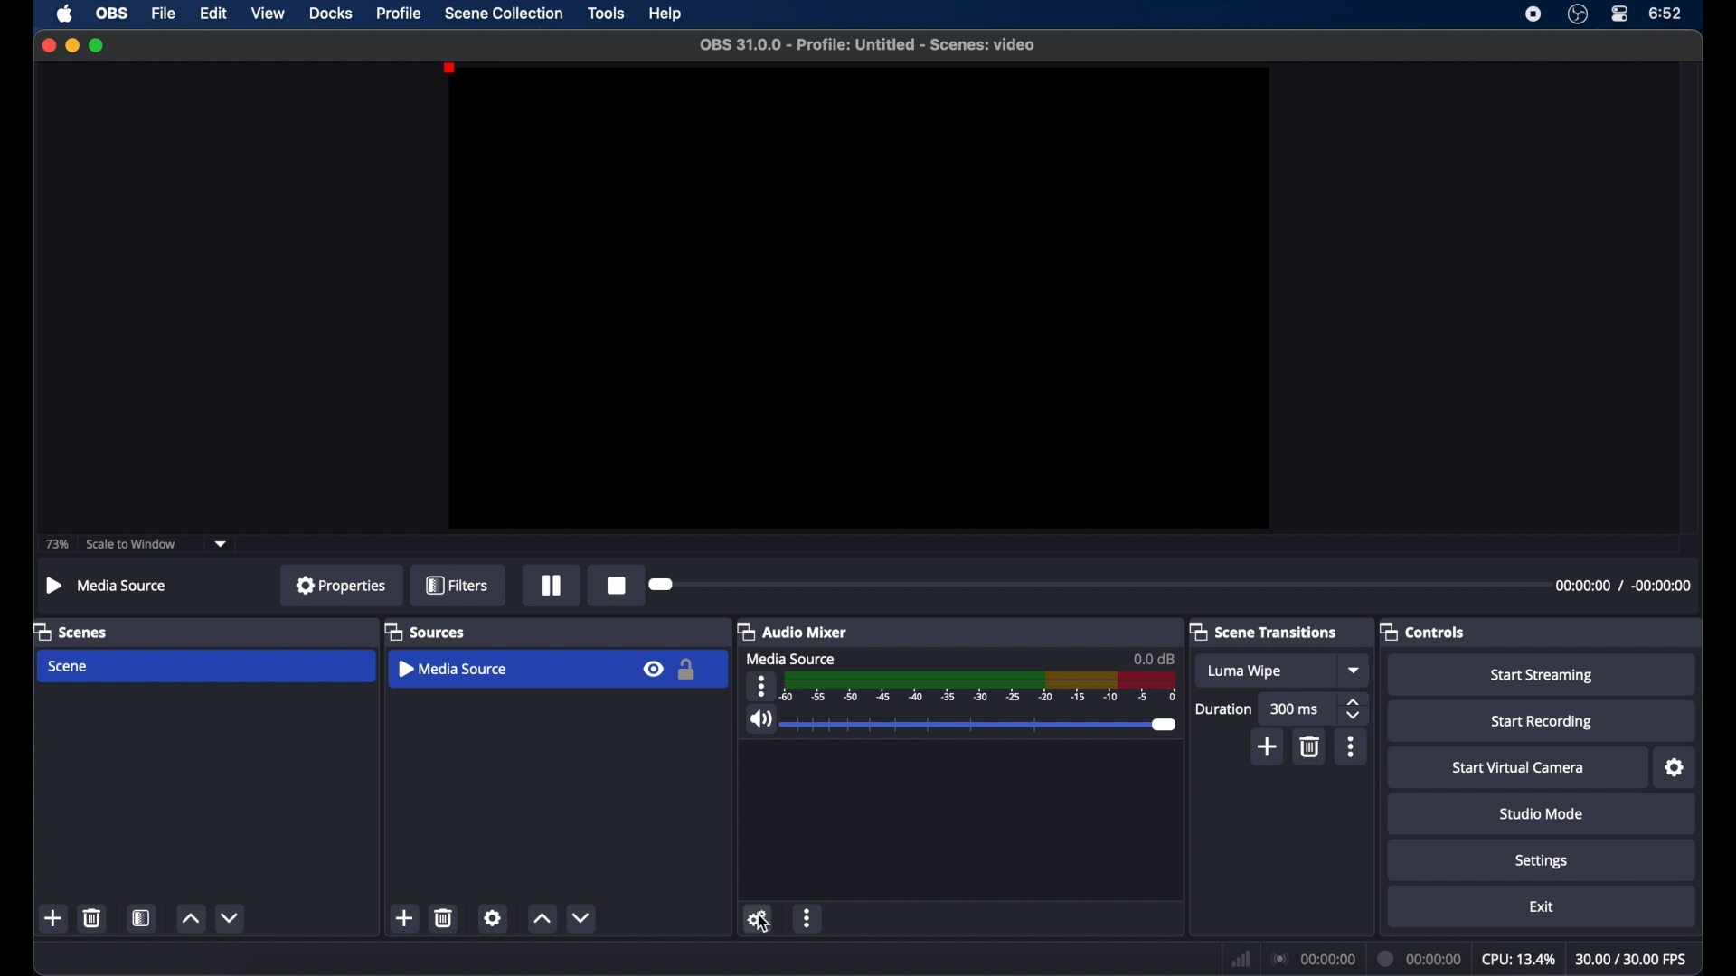  Describe the element at coordinates (107, 585) in the screenshot. I see `mediasource` at that location.